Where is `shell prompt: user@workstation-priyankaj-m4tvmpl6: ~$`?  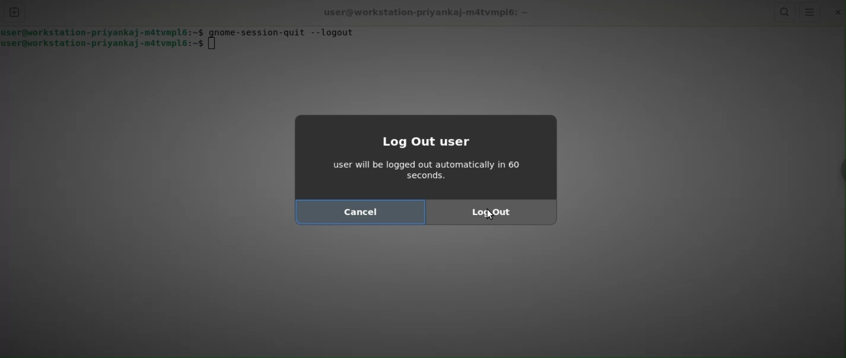 shell prompt: user@workstation-priyankaj-m4tvmpl6: ~$ is located at coordinates (108, 45).